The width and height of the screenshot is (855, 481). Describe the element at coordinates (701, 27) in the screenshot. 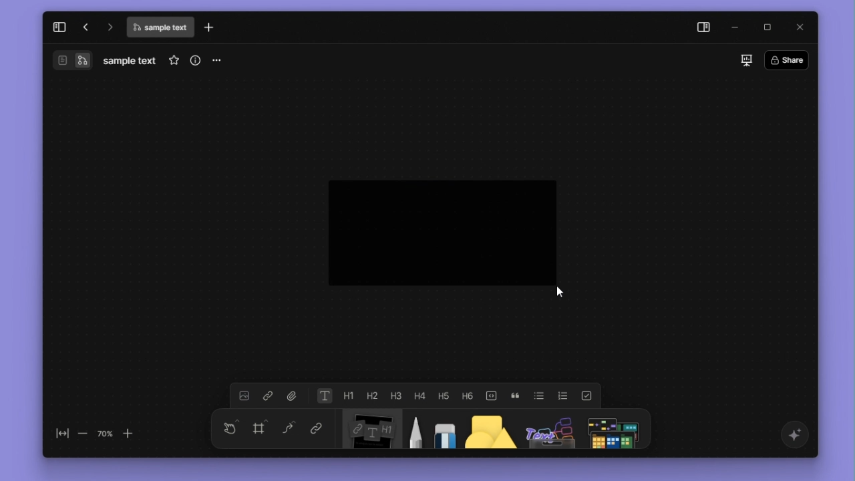

I see `side panel` at that location.